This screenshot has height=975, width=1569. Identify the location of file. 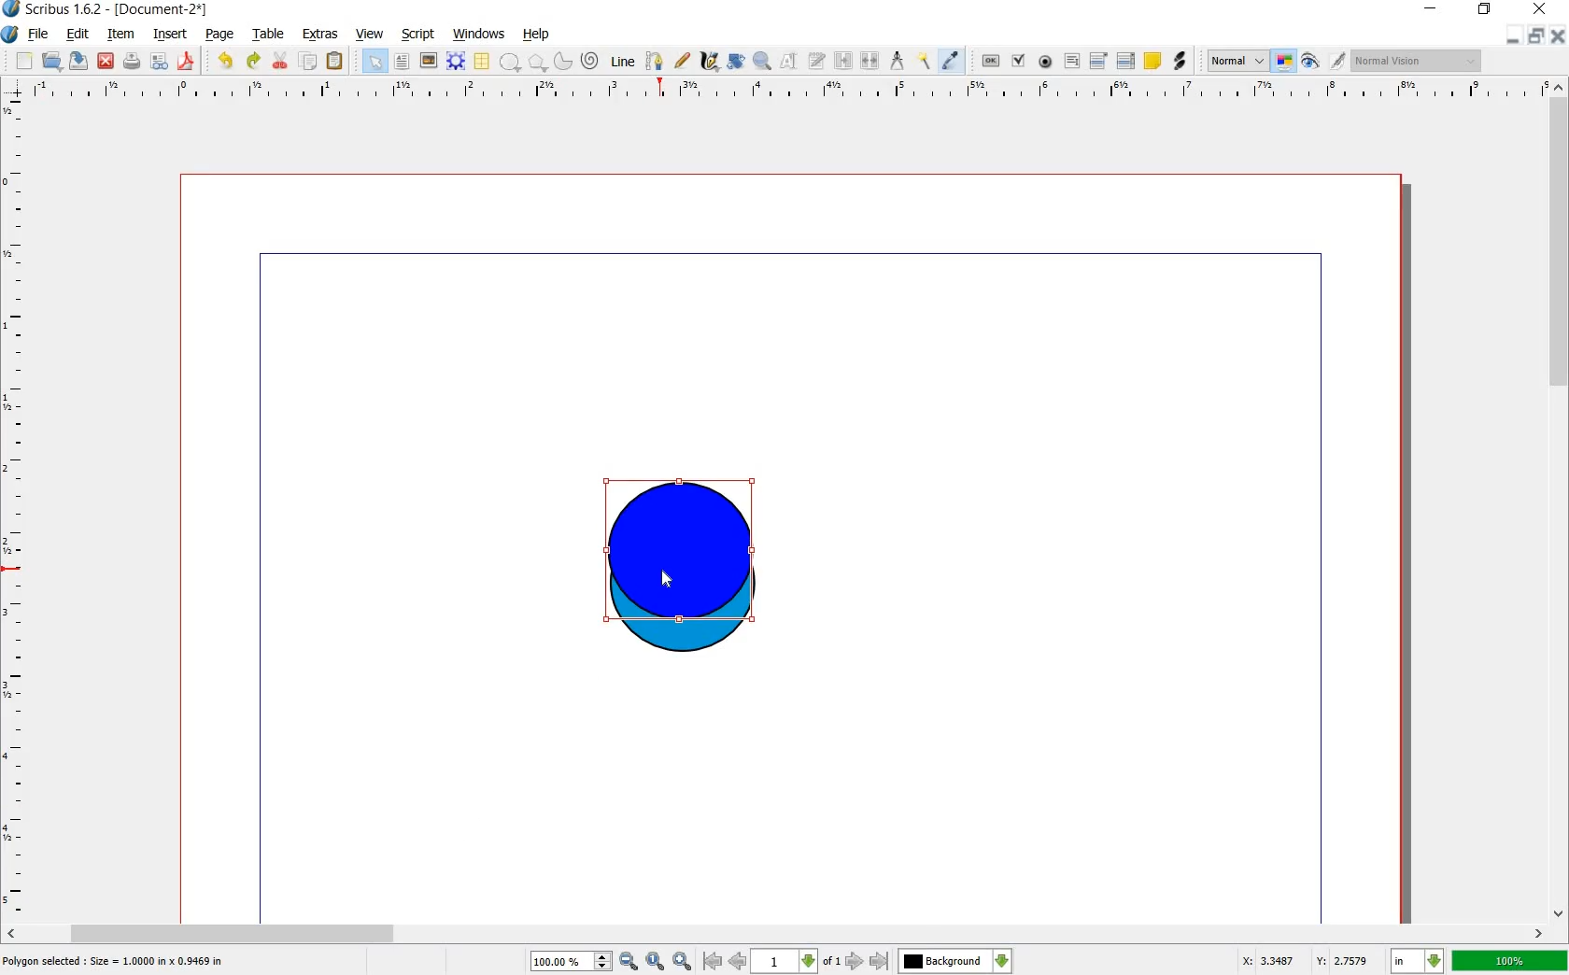
(39, 35).